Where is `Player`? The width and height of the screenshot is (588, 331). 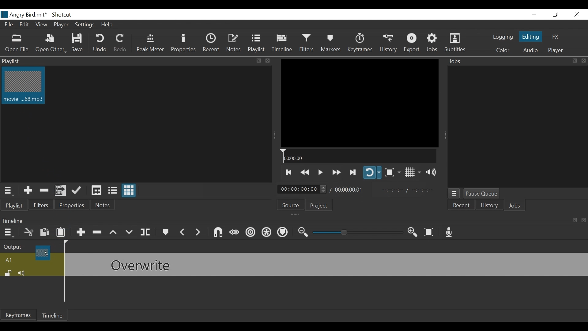
Player is located at coordinates (60, 25).